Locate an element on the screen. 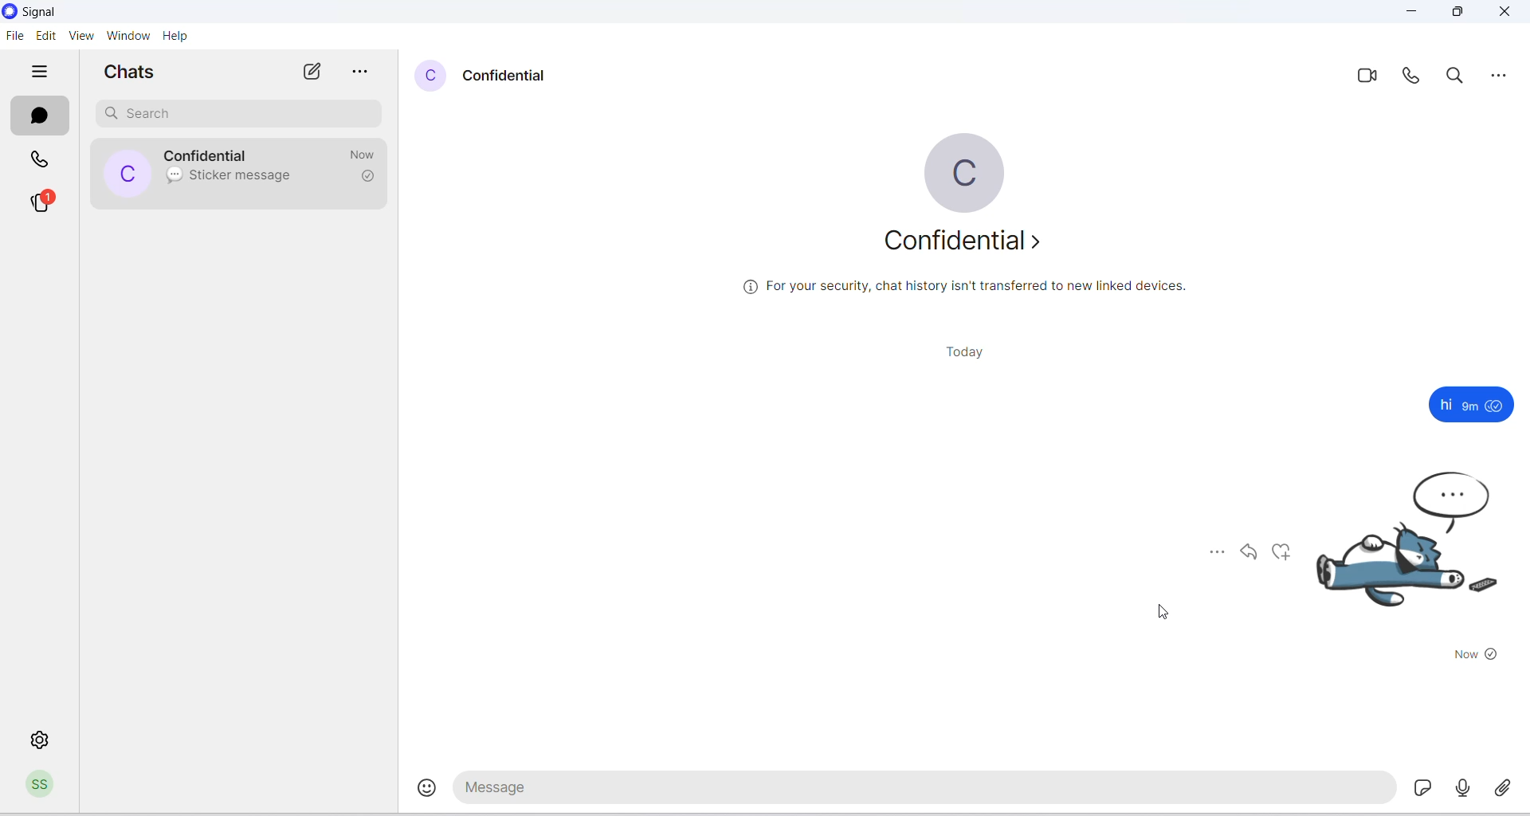  last message is located at coordinates (247, 177).